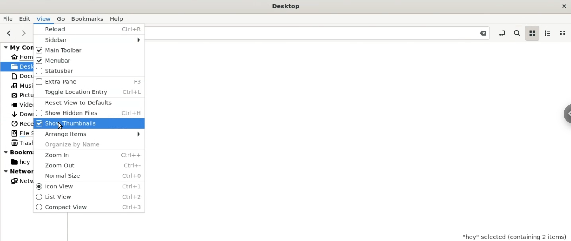  I want to click on Sidebar, so click(88, 39).